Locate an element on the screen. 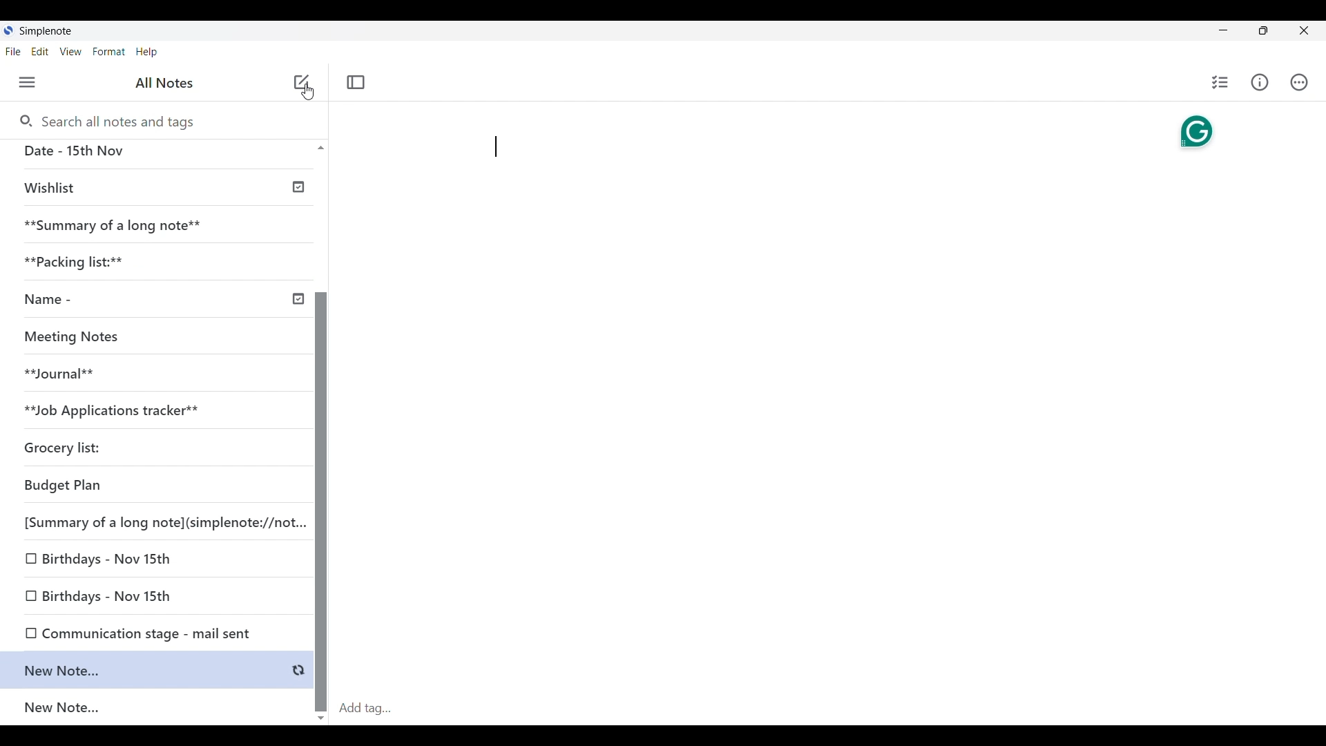   is located at coordinates (305, 115).